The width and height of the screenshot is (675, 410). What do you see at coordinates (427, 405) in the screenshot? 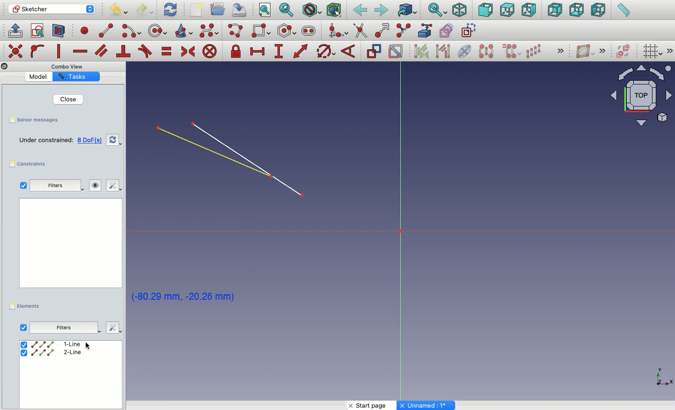
I see `` at bounding box center [427, 405].